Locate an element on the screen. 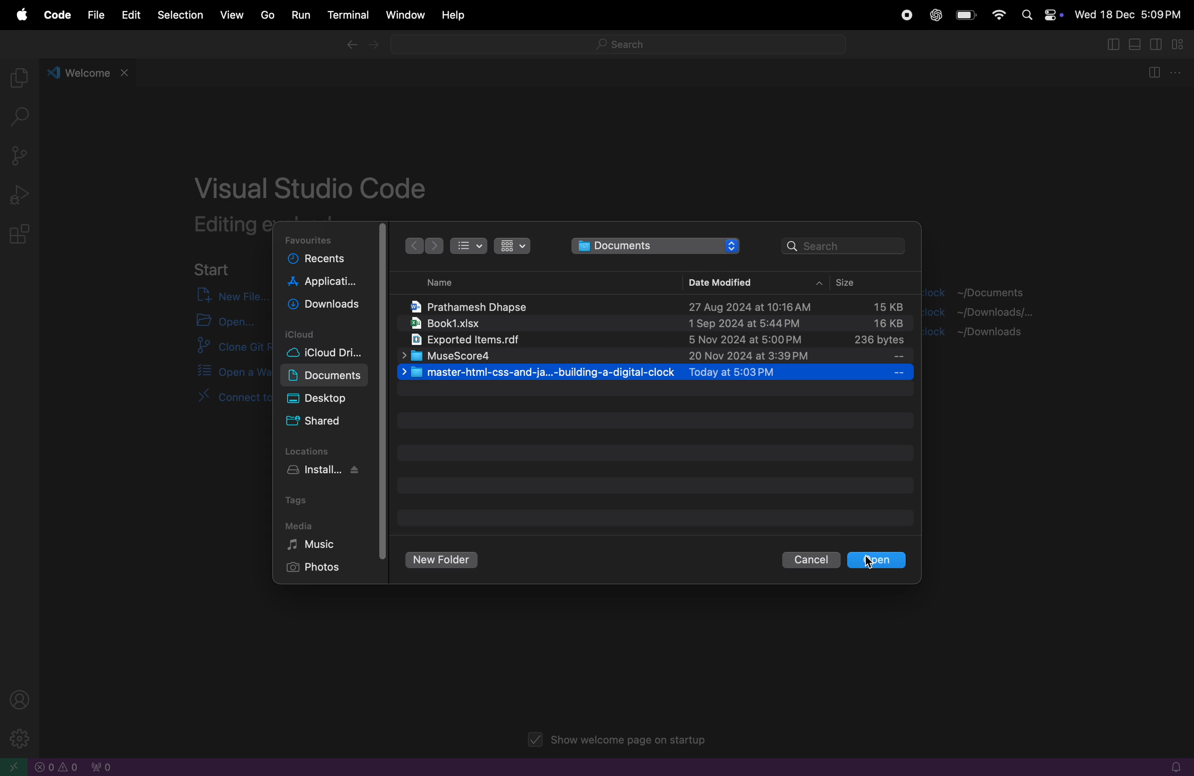  view is located at coordinates (232, 14).